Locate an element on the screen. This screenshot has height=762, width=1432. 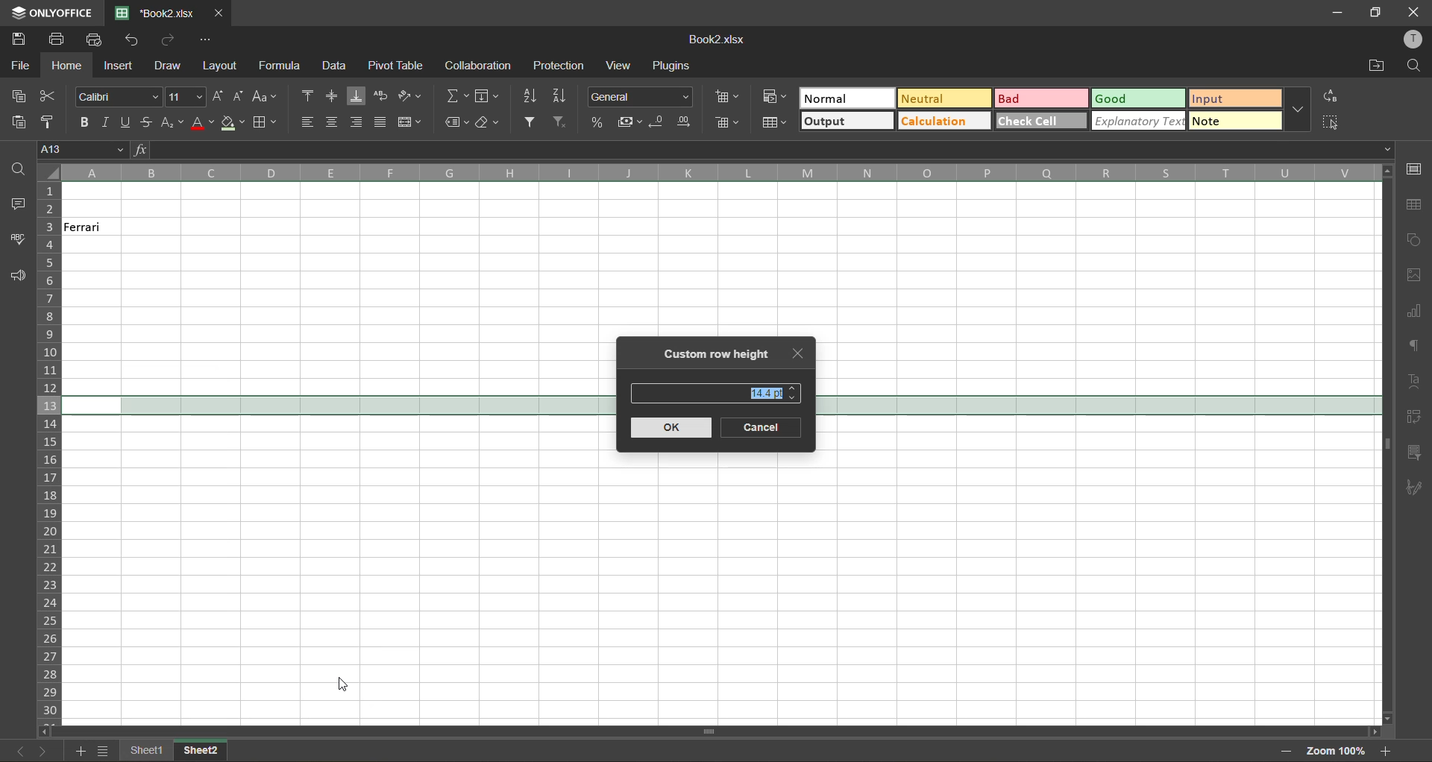
protection is located at coordinates (562, 66).